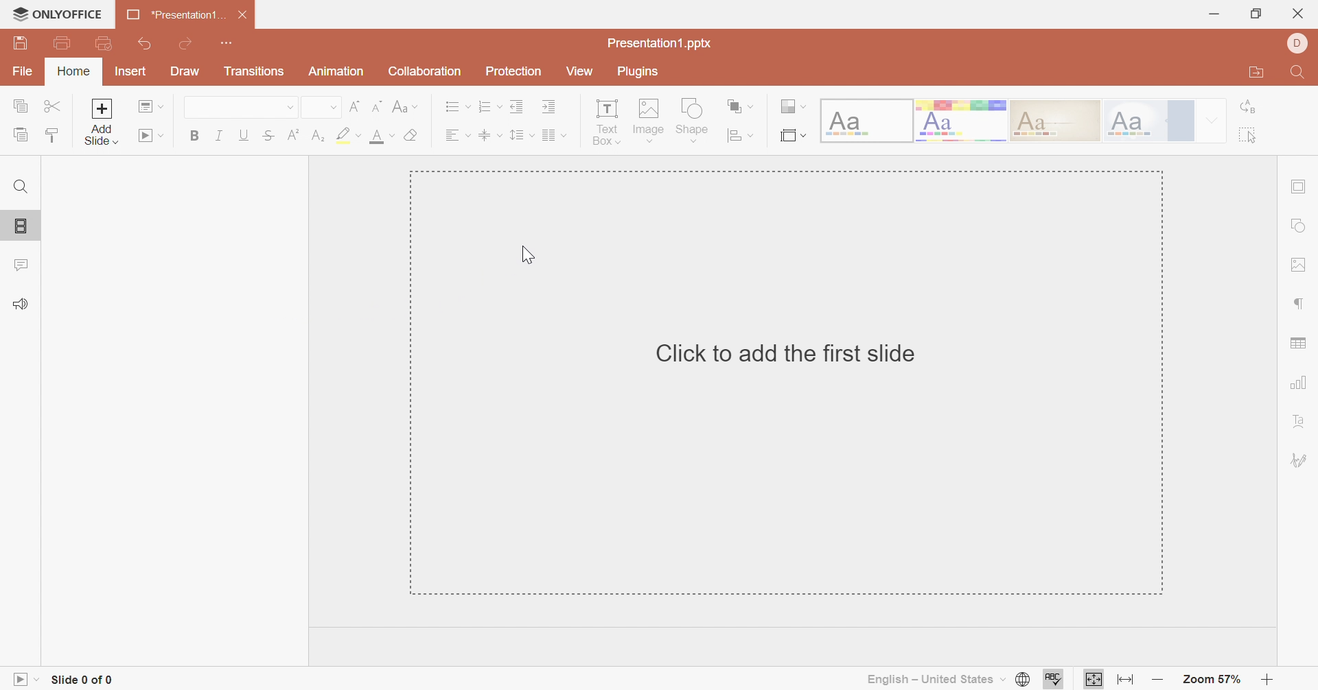  I want to click on DELL, so click(1296, 43).